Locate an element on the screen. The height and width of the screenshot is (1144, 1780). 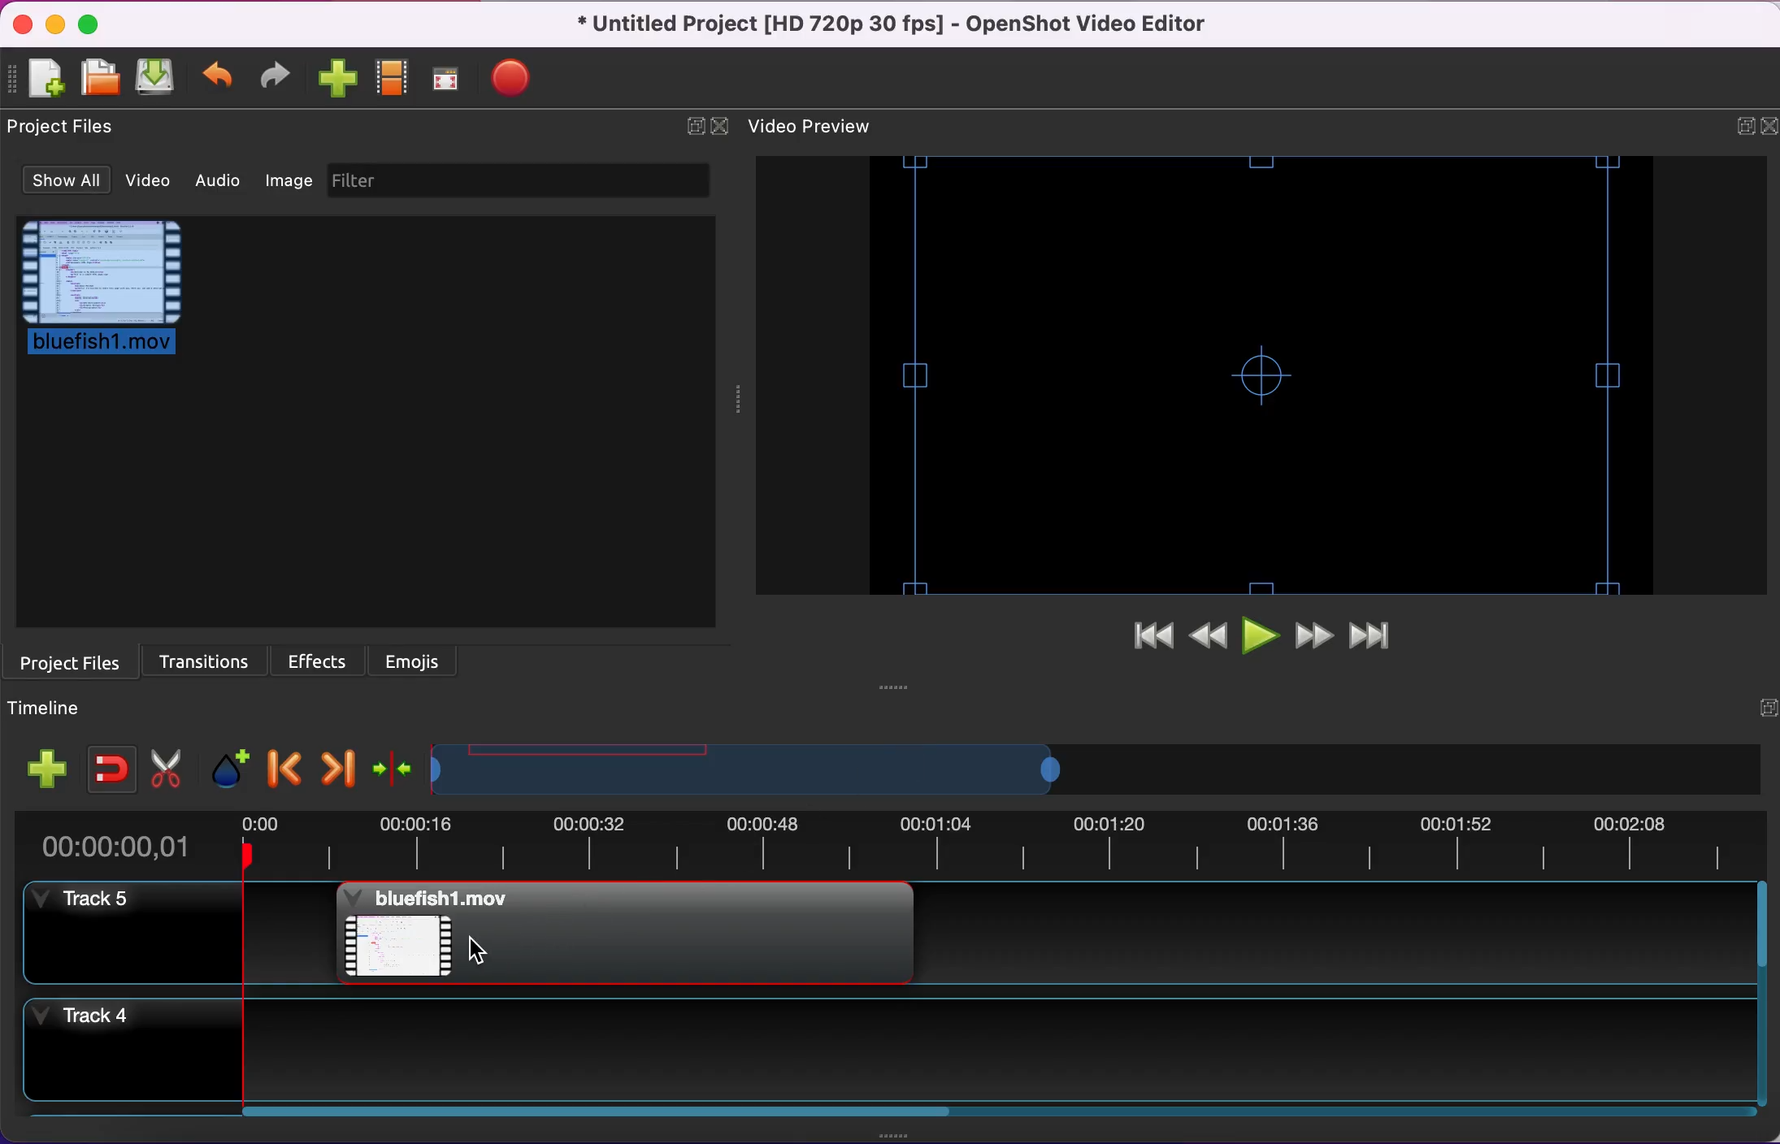
Bluefish project file added to timeline is located at coordinates (624, 932).